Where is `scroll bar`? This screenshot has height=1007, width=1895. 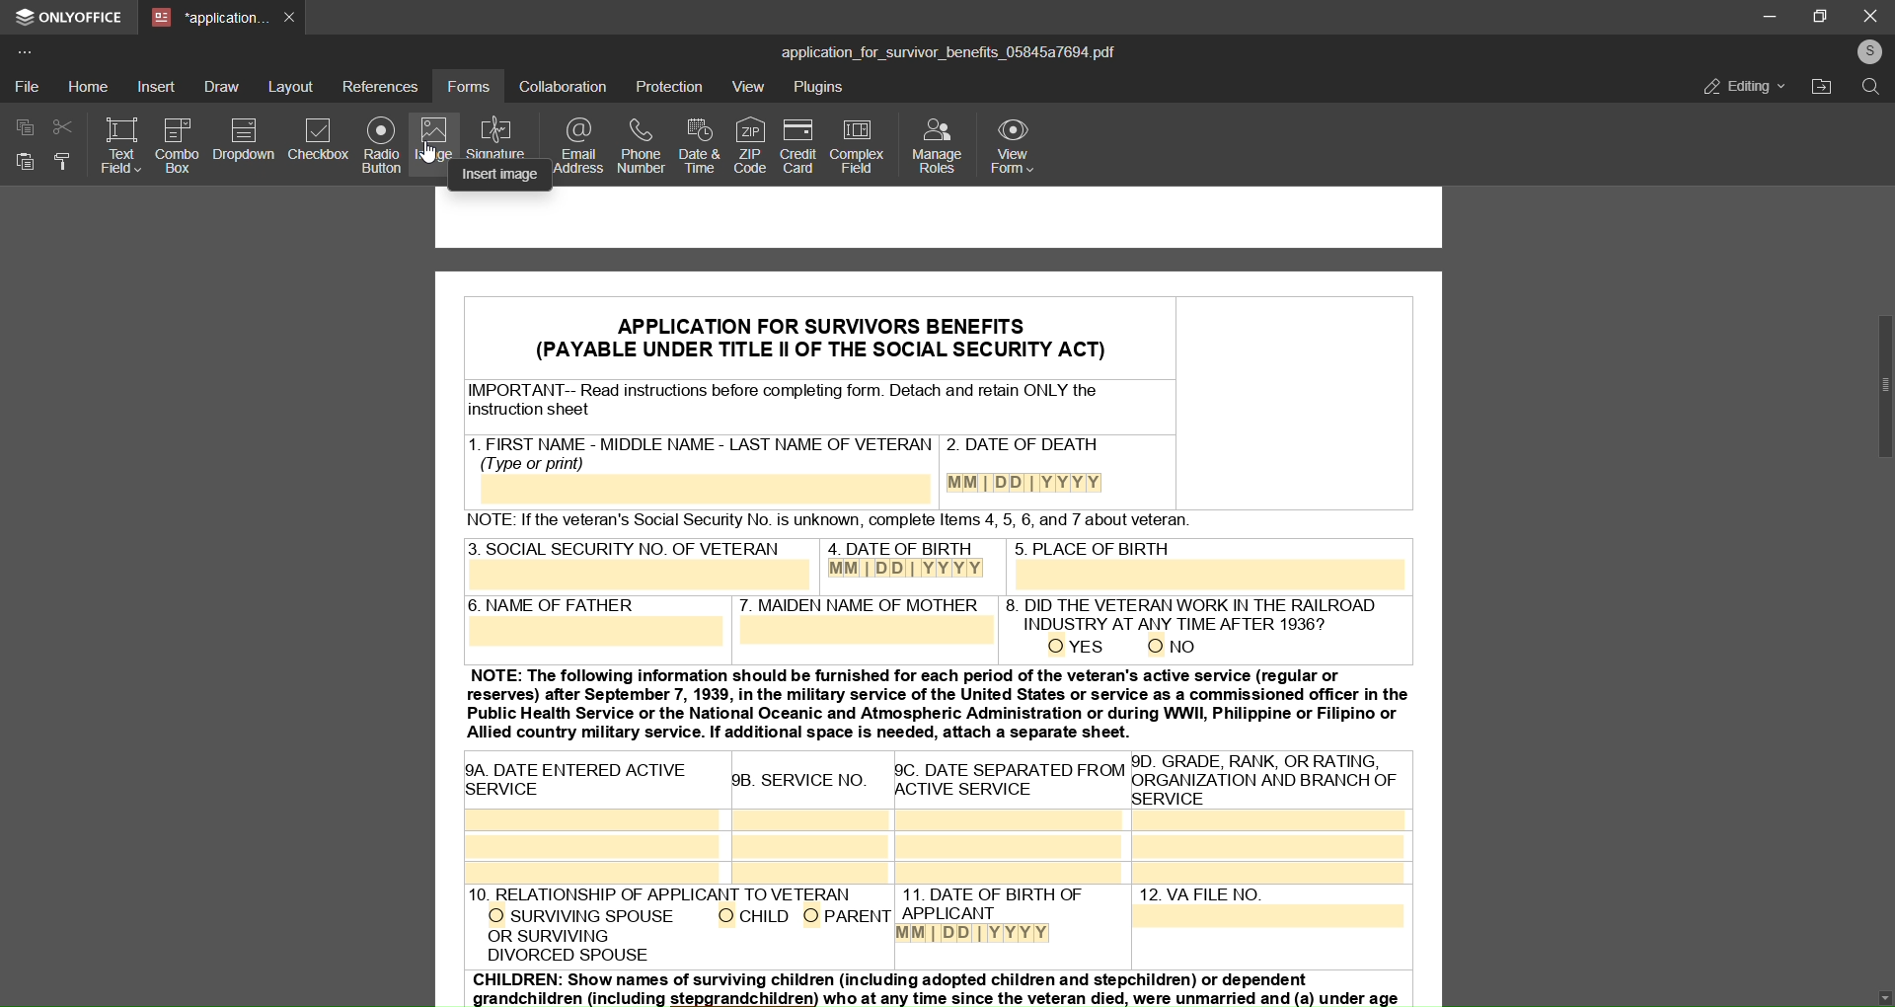 scroll bar is located at coordinates (1884, 388).